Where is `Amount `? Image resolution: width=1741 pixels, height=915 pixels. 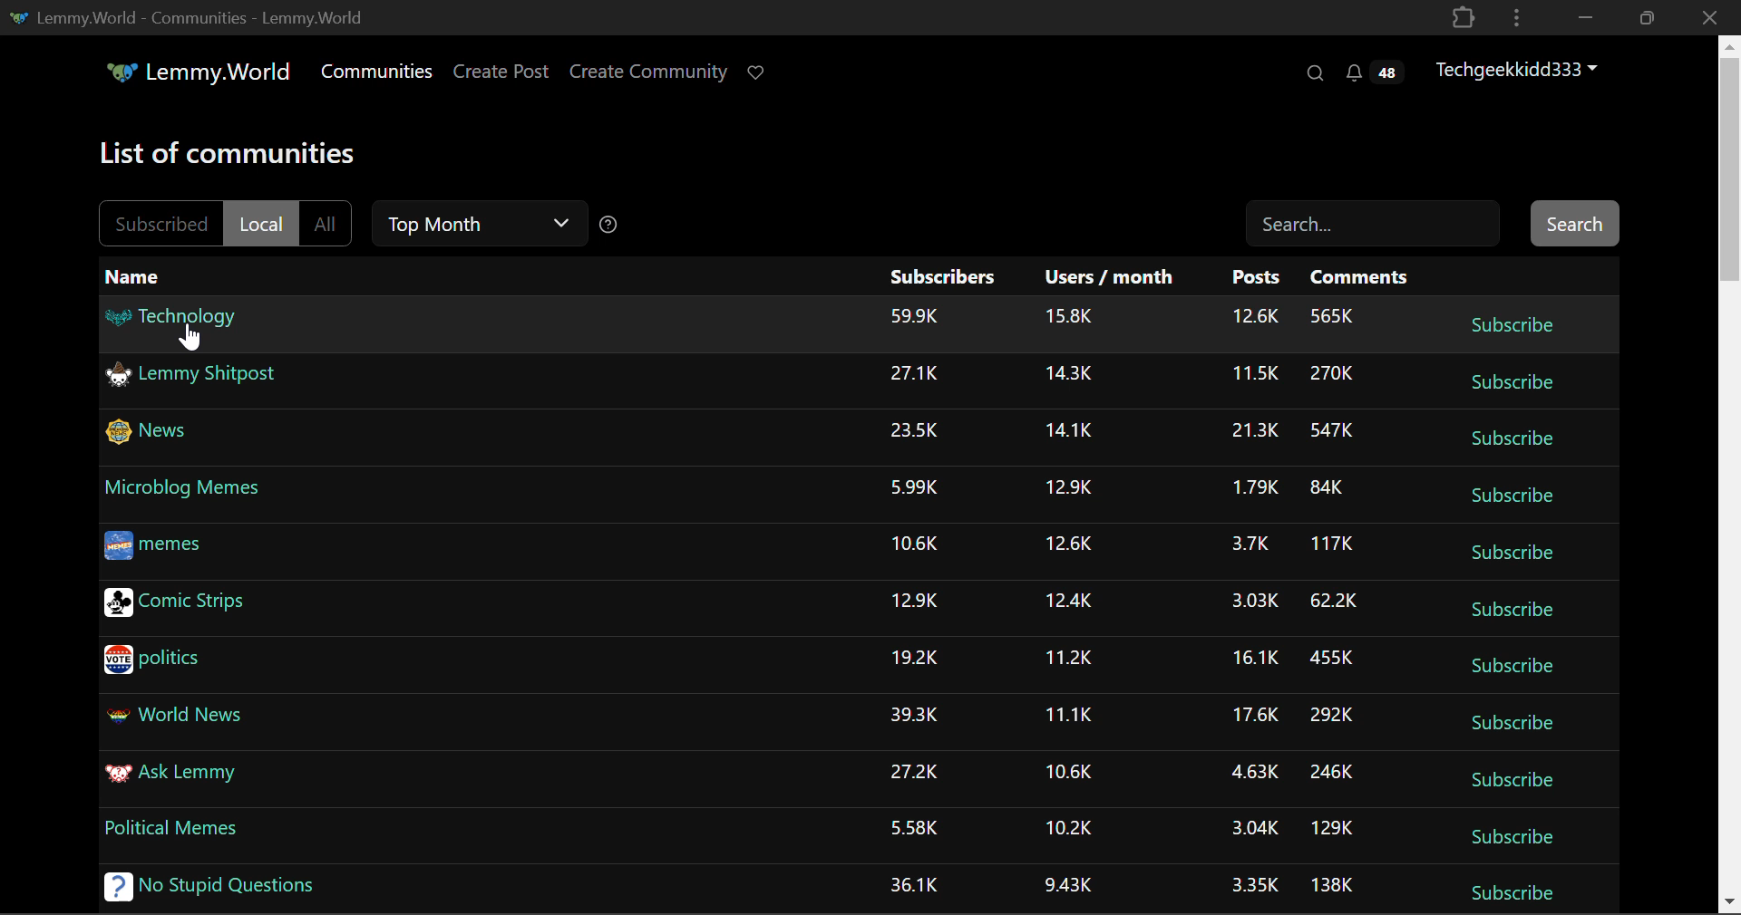
Amount  is located at coordinates (1251, 660).